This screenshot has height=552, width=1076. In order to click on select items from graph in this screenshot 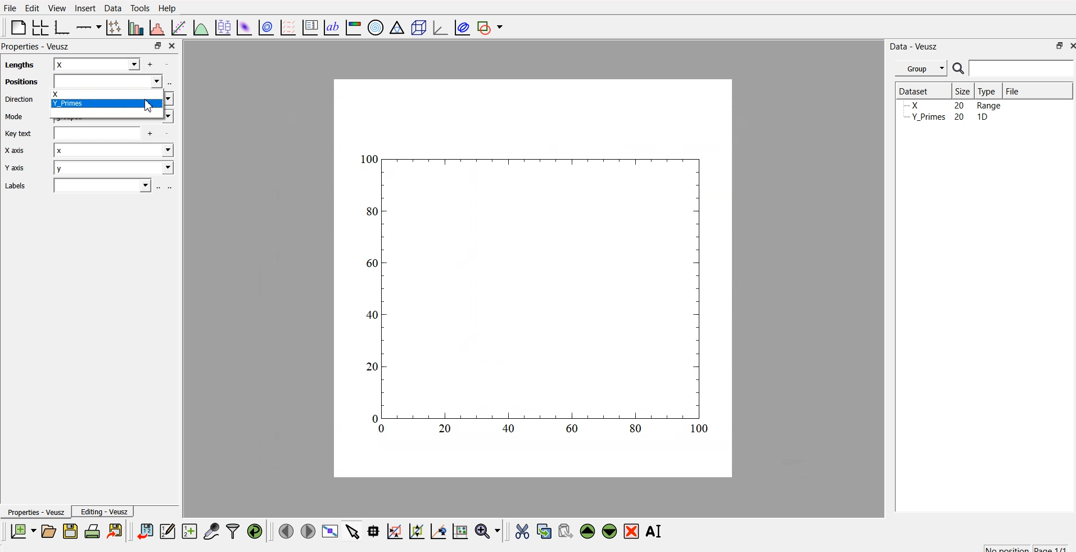, I will do `click(354, 531)`.